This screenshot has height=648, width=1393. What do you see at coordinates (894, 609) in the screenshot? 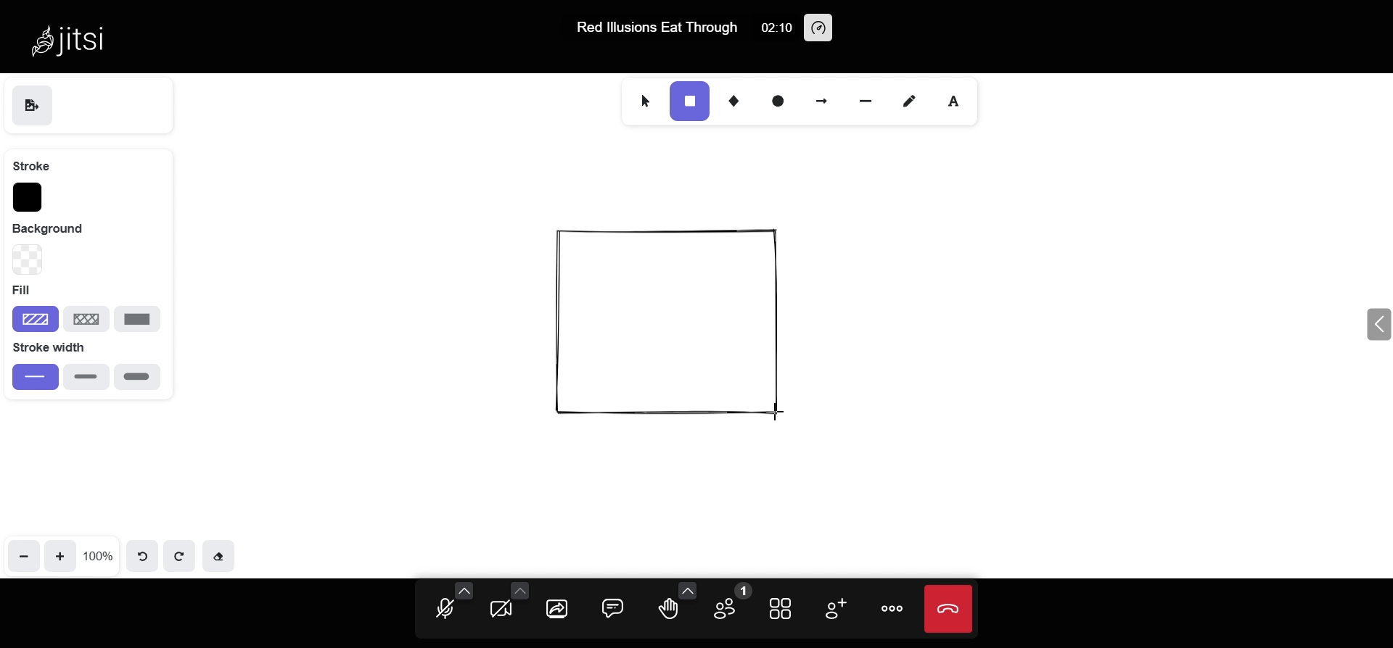
I see `more` at bounding box center [894, 609].